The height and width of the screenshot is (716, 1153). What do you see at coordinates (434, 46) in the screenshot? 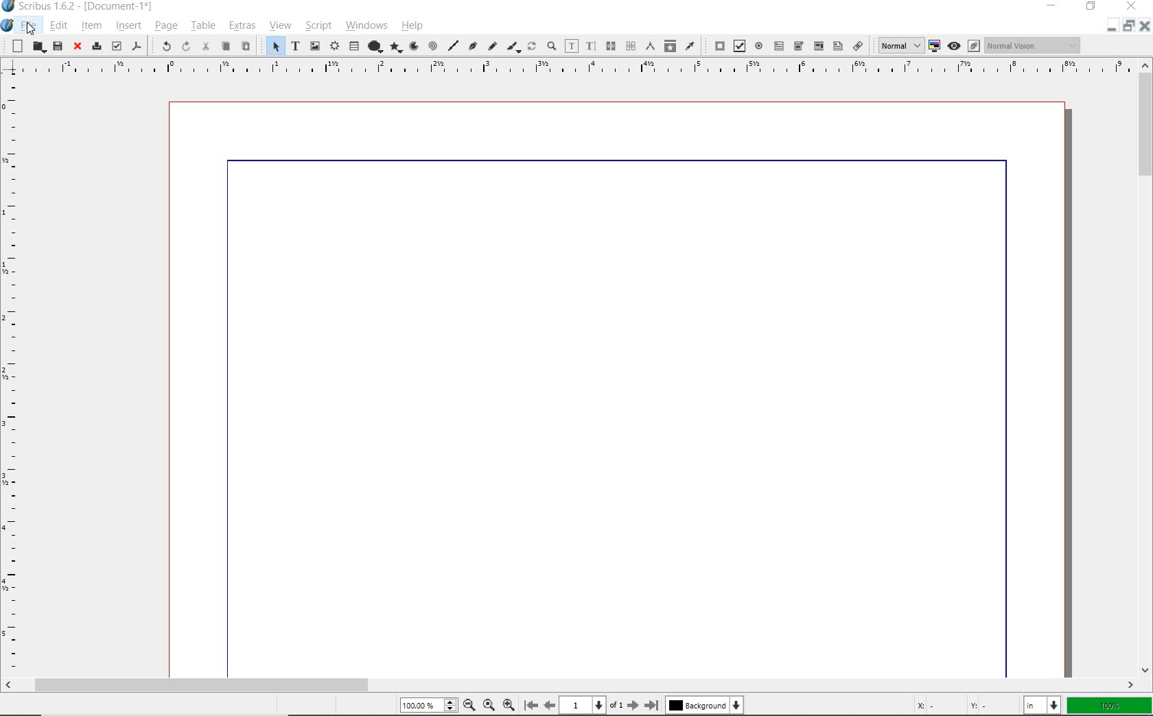
I see `spiral` at bounding box center [434, 46].